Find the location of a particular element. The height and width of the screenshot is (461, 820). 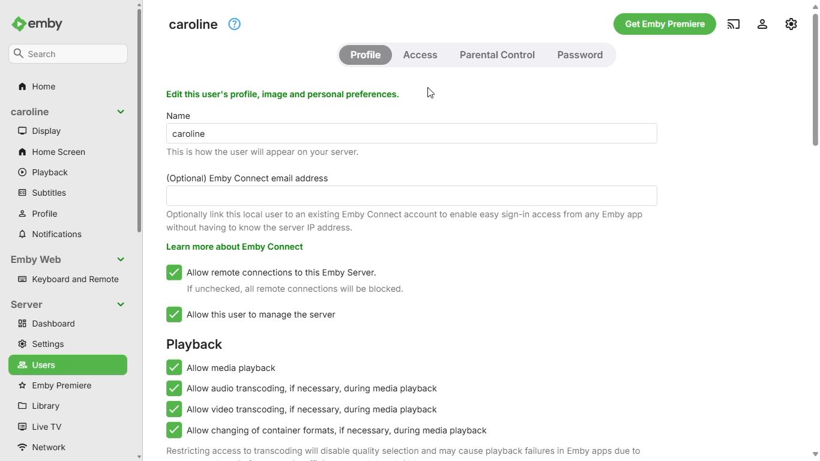

home screen is located at coordinates (52, 152).